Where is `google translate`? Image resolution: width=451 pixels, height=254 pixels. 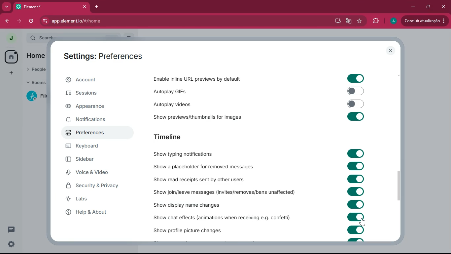
google translate is located at coordinates (348, 22).